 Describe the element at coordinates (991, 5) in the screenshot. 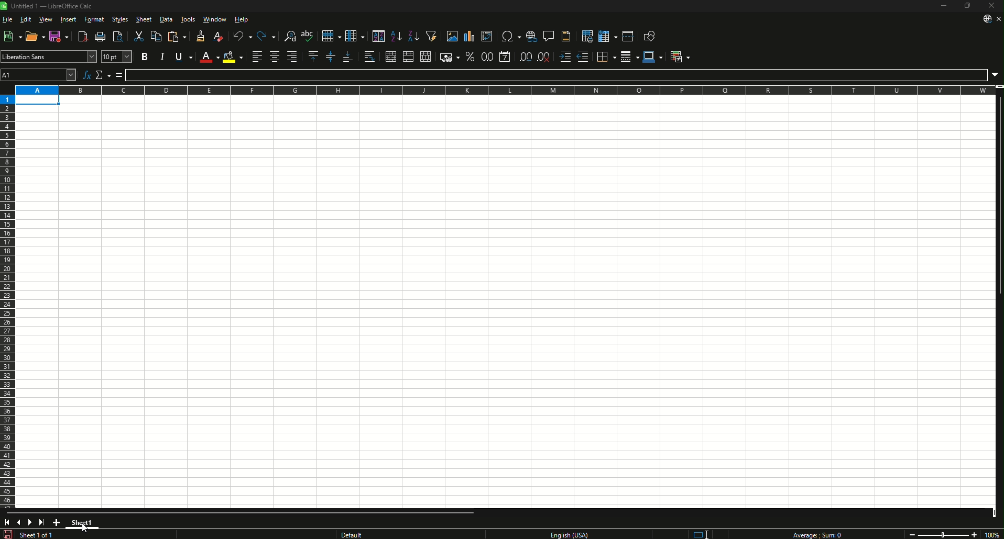

I see `Close` at that location.